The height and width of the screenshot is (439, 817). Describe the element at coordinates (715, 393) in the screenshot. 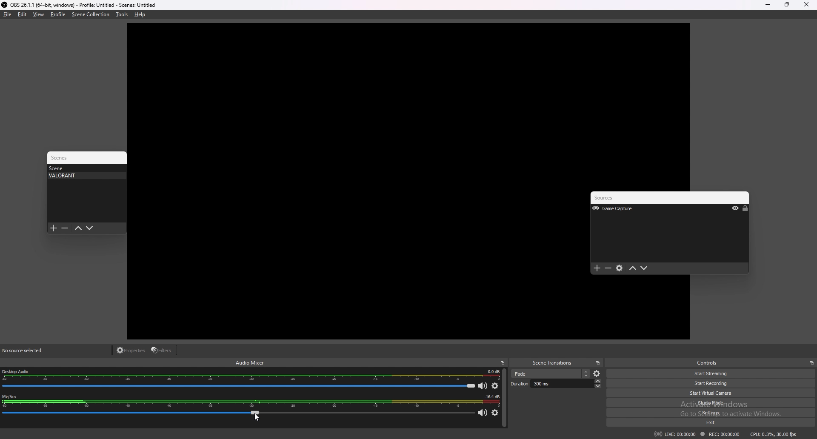

I see `start virtual camera` at that location.